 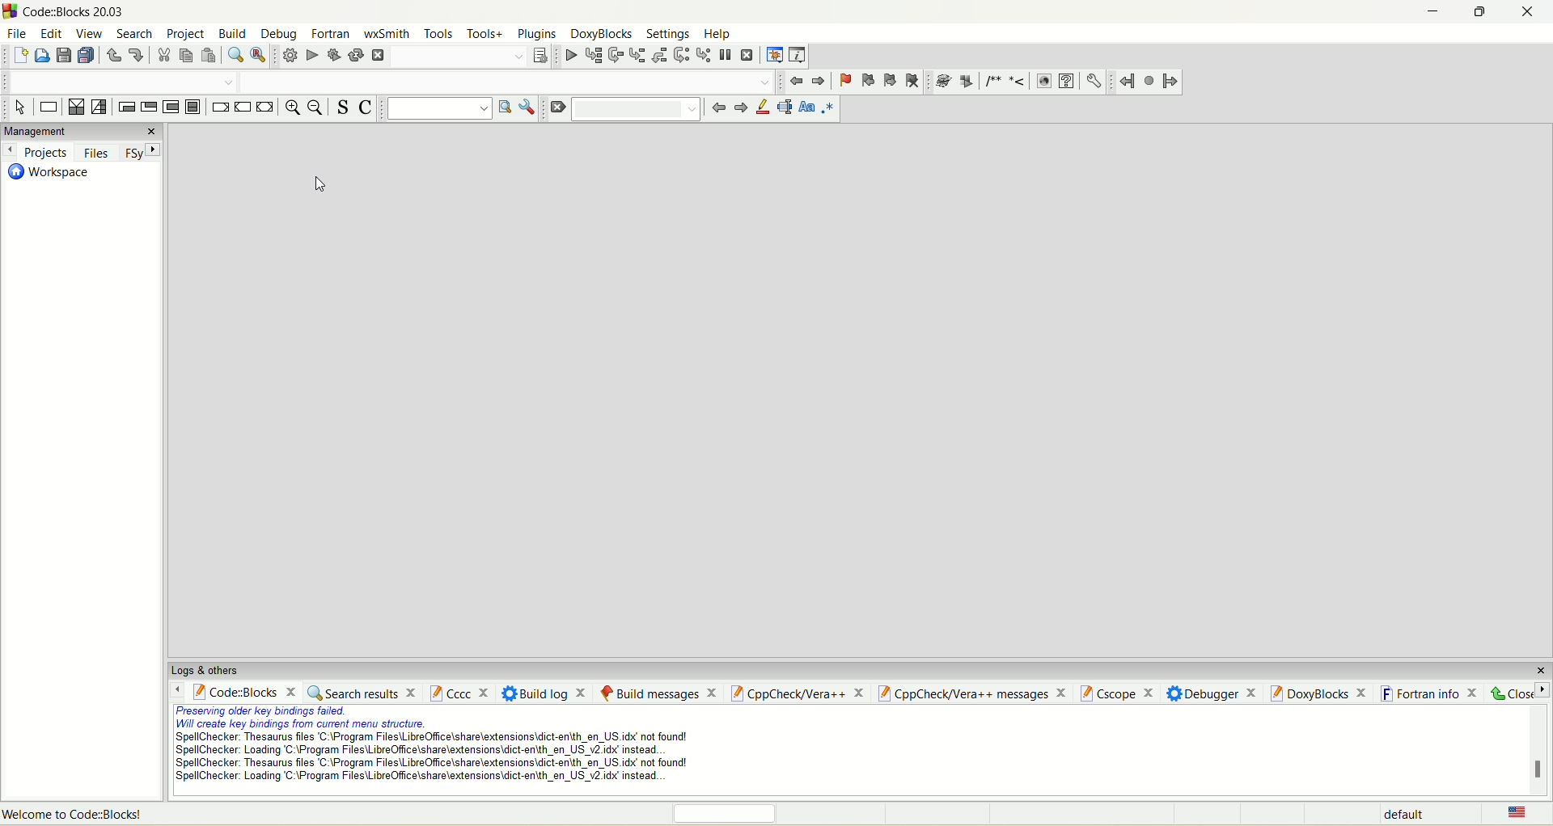 What do you see at coordinates (772, 55) in the screenshot?
I see `debugging window` at bounding box center [772, 55].